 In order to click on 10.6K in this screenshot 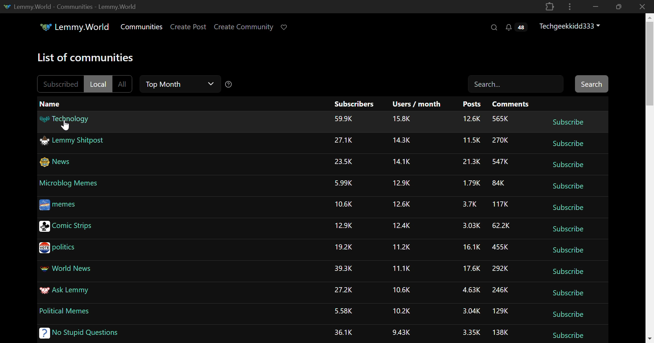, I will do `click(345, 203)`.